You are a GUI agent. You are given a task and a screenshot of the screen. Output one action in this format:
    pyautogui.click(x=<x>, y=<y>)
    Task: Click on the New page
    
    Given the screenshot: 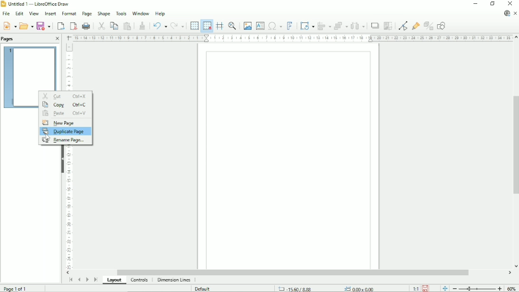 What is the action you would take?
    pyautogui.click(x=58, y=123)
    